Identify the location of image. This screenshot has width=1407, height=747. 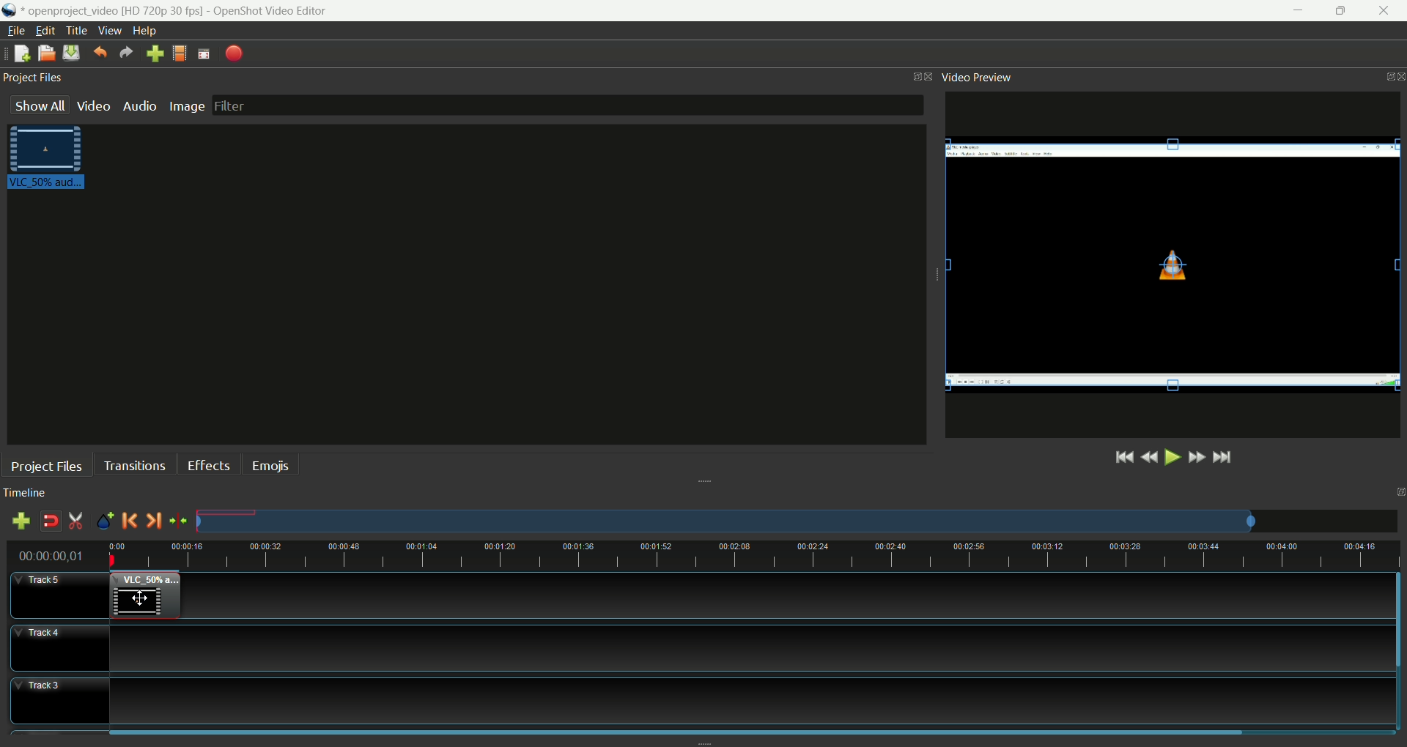
(190, 106).